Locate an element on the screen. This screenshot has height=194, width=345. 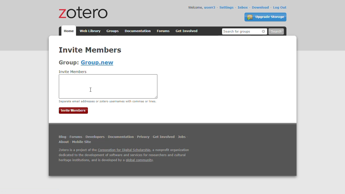
jobs is located at coordinates (182, 137).